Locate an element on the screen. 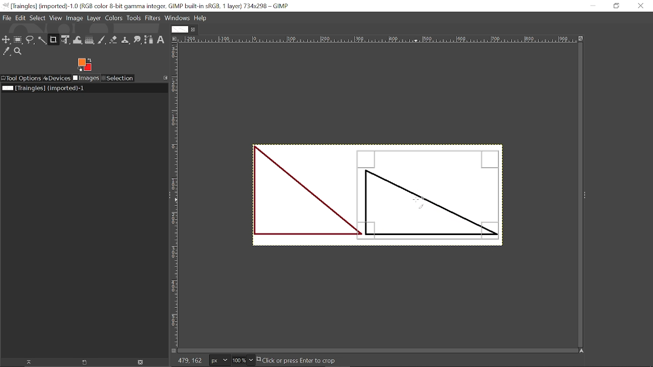 This screenshot has height=367, width=653. Close is located at coordinates (641, 7).